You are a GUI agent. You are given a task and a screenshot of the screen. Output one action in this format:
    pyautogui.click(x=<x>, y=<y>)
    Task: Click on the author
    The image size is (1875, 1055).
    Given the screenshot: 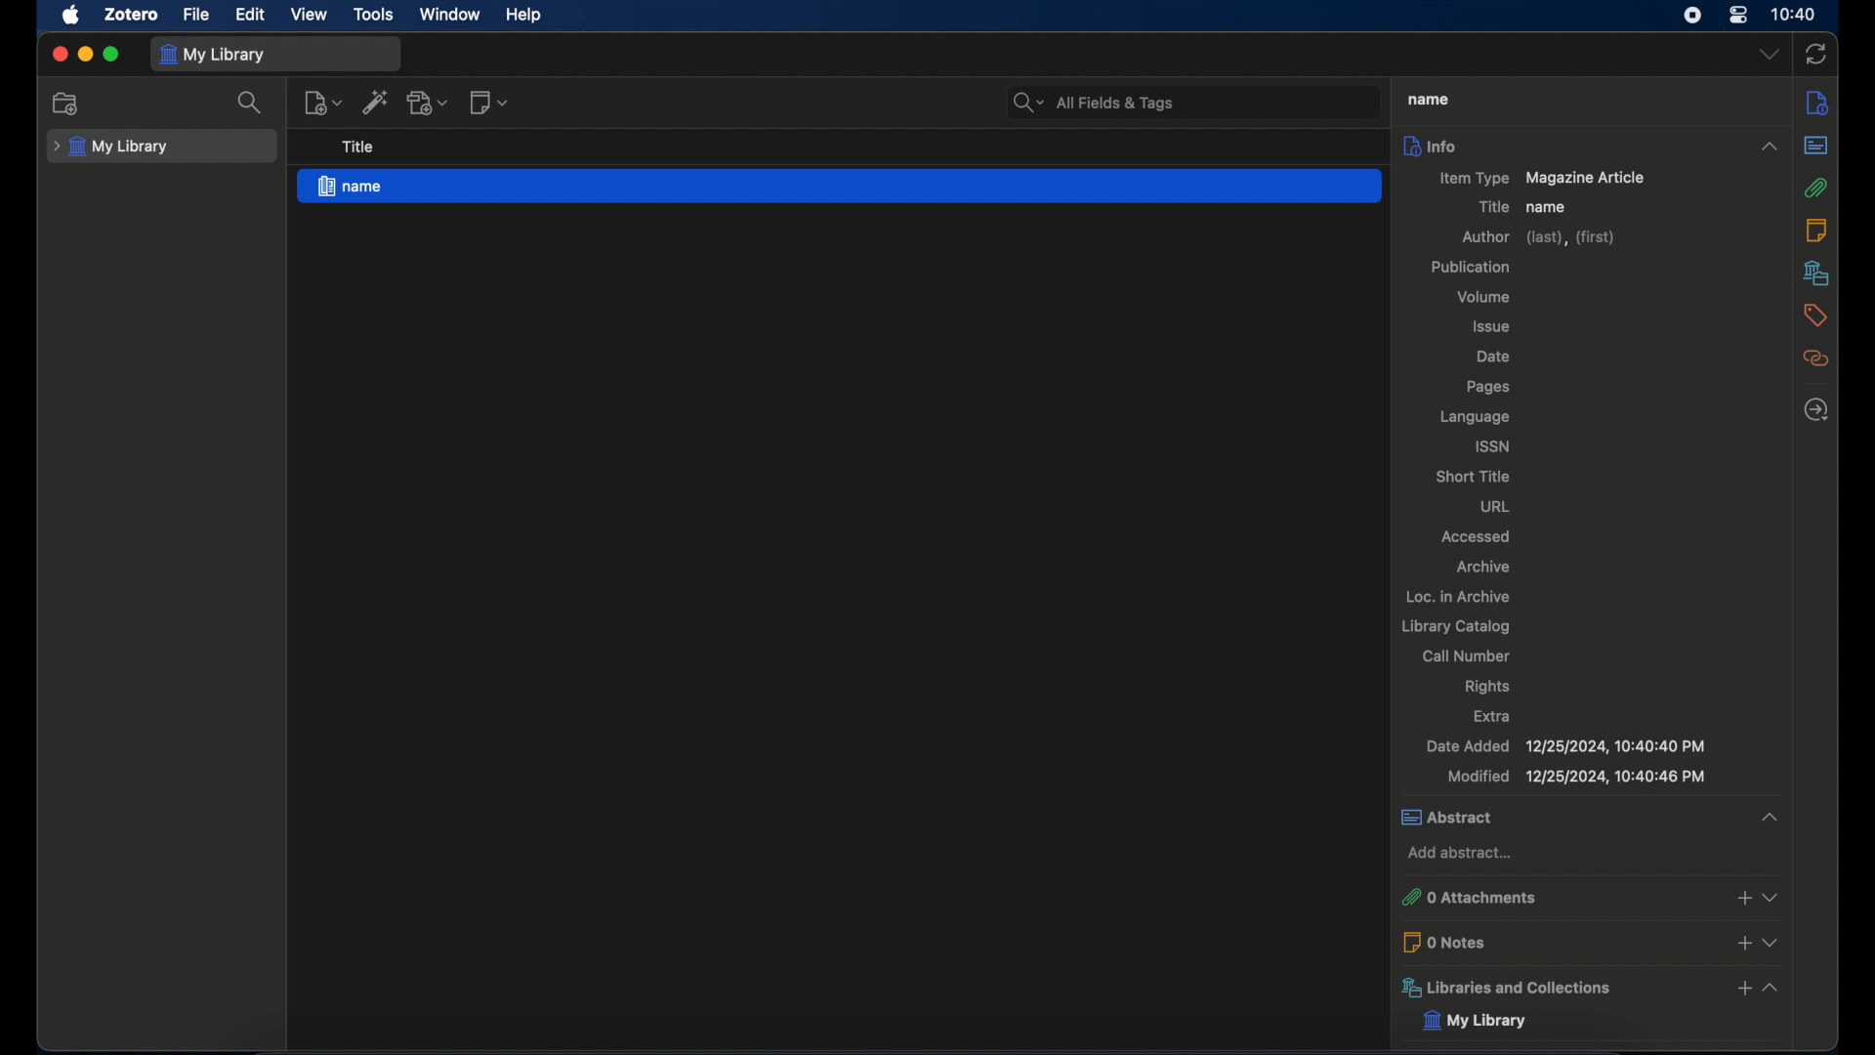 What is the action you would take?
    pyautogui.click(x=1540, y=237)
    